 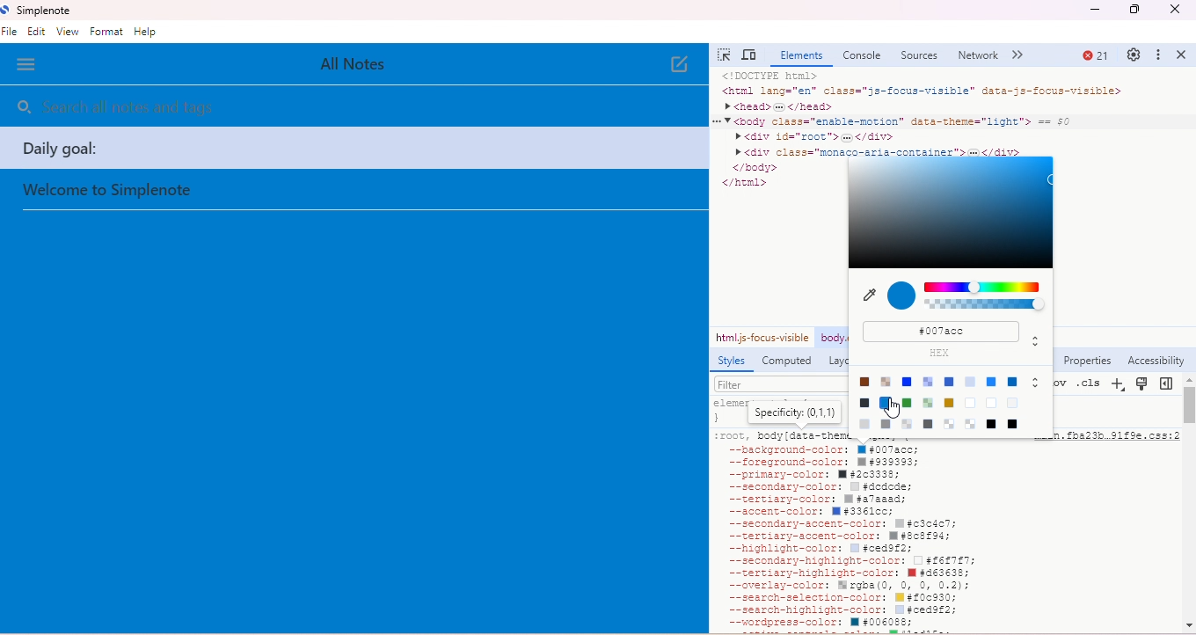 What do you see at coordinates (729, 362) in the screenshot?
I see `styles` at bounding box center [729, 362].